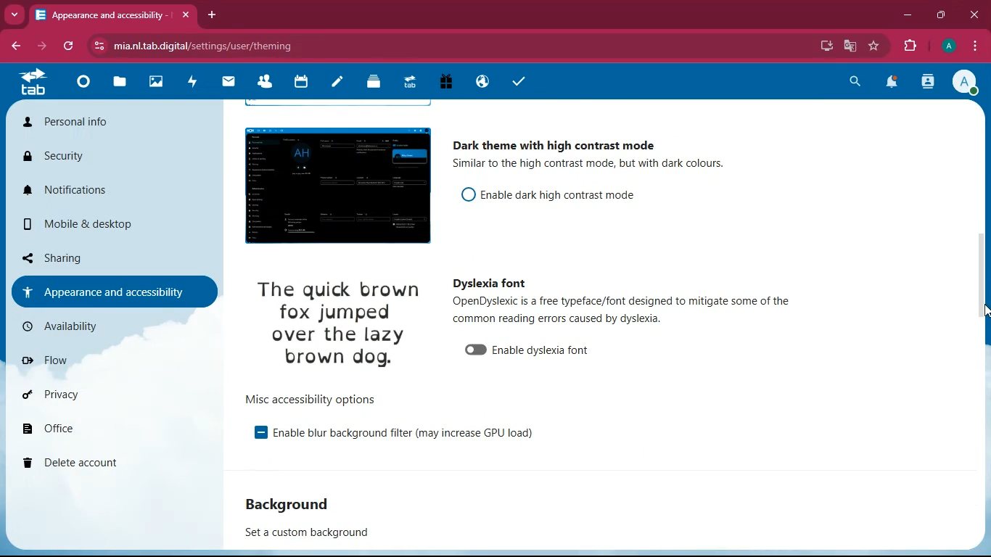  What do you see at coordinates (104, 257) in the screenshot?
I see `sharing` at bounding box center [104, 257].